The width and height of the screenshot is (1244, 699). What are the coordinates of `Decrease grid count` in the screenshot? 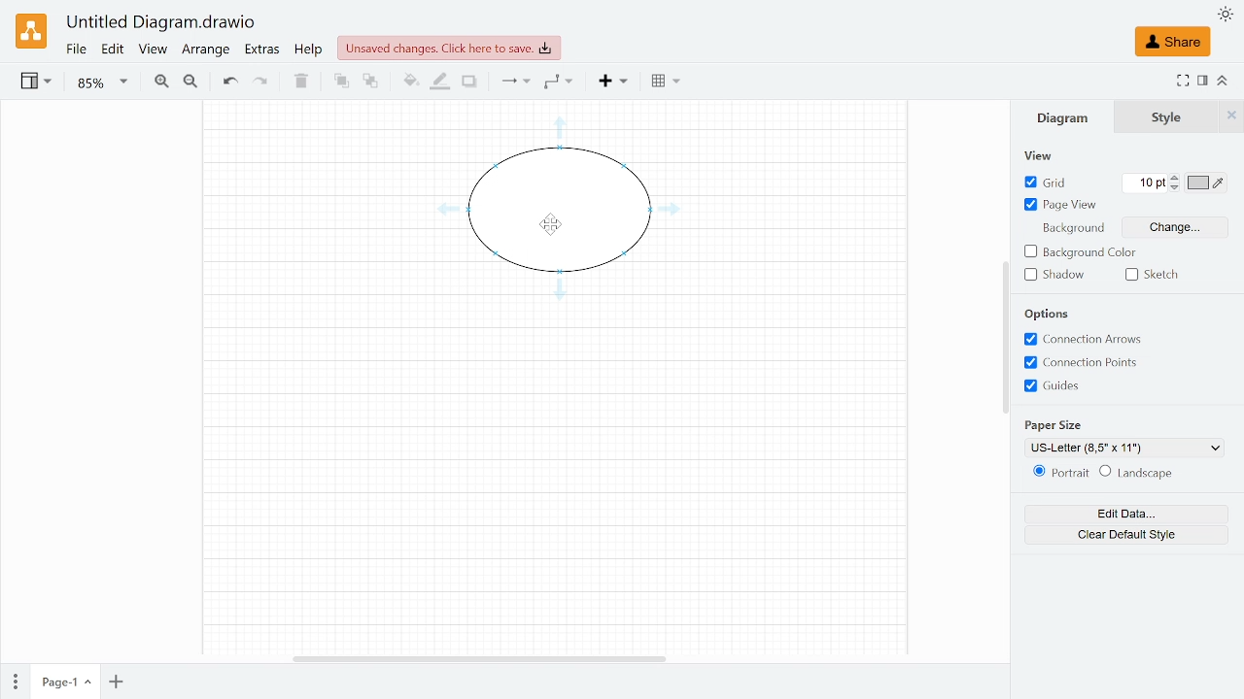 It's located at (1176, 189).